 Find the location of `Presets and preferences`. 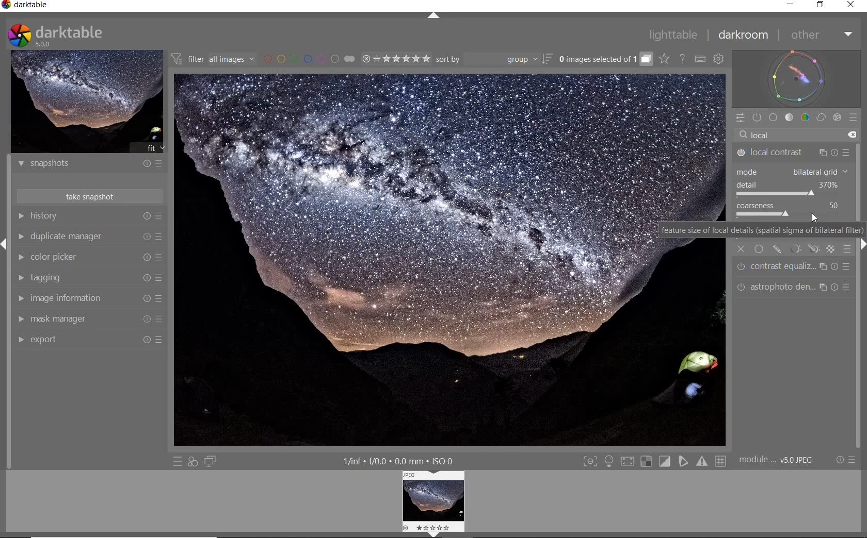

Presets and preferences is located at coordinates (160, 234).